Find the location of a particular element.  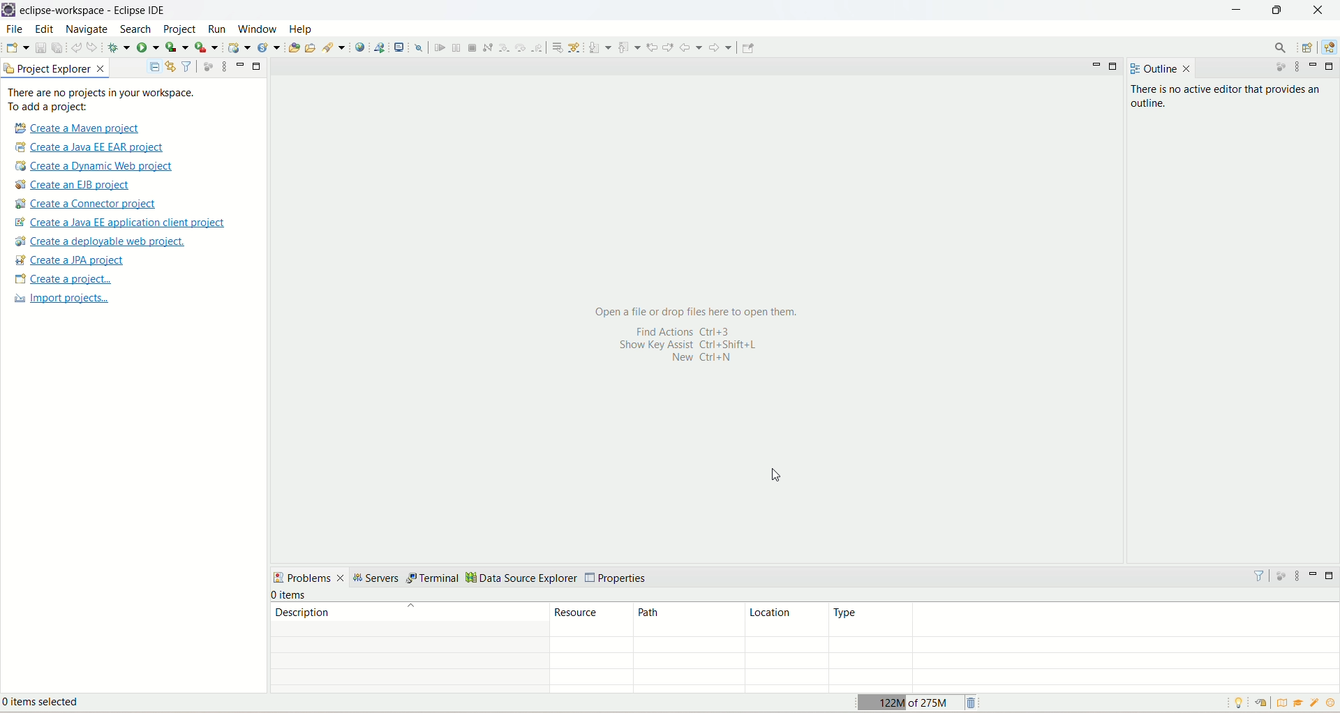

logo is located at coordinates (9, 10).